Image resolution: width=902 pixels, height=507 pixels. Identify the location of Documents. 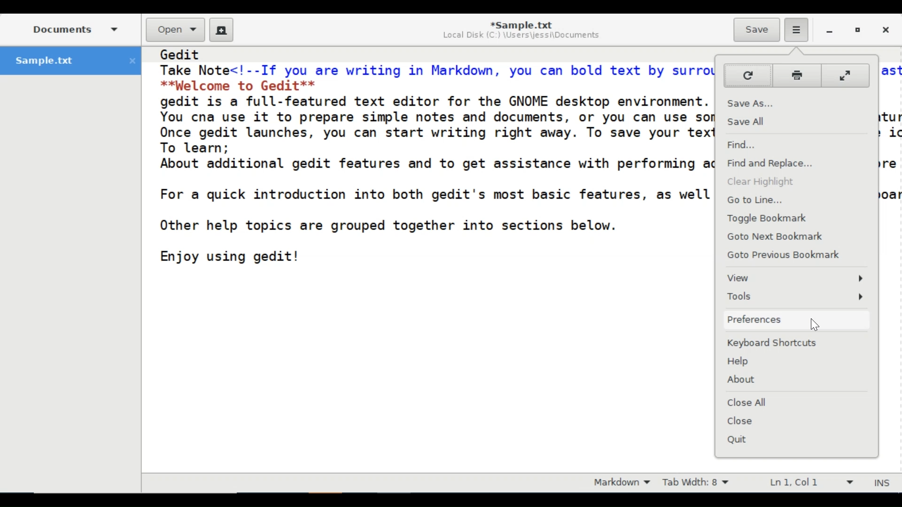
(74, 29).